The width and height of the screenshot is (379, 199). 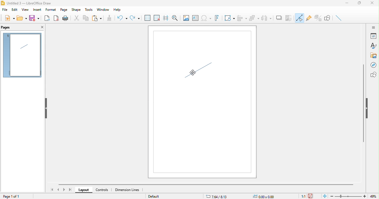 What do you see at coordinates (27, 3) in the screenshot?
I see `Untitled 3 - LibreOffice Draw` at bounding box center [27, 3].